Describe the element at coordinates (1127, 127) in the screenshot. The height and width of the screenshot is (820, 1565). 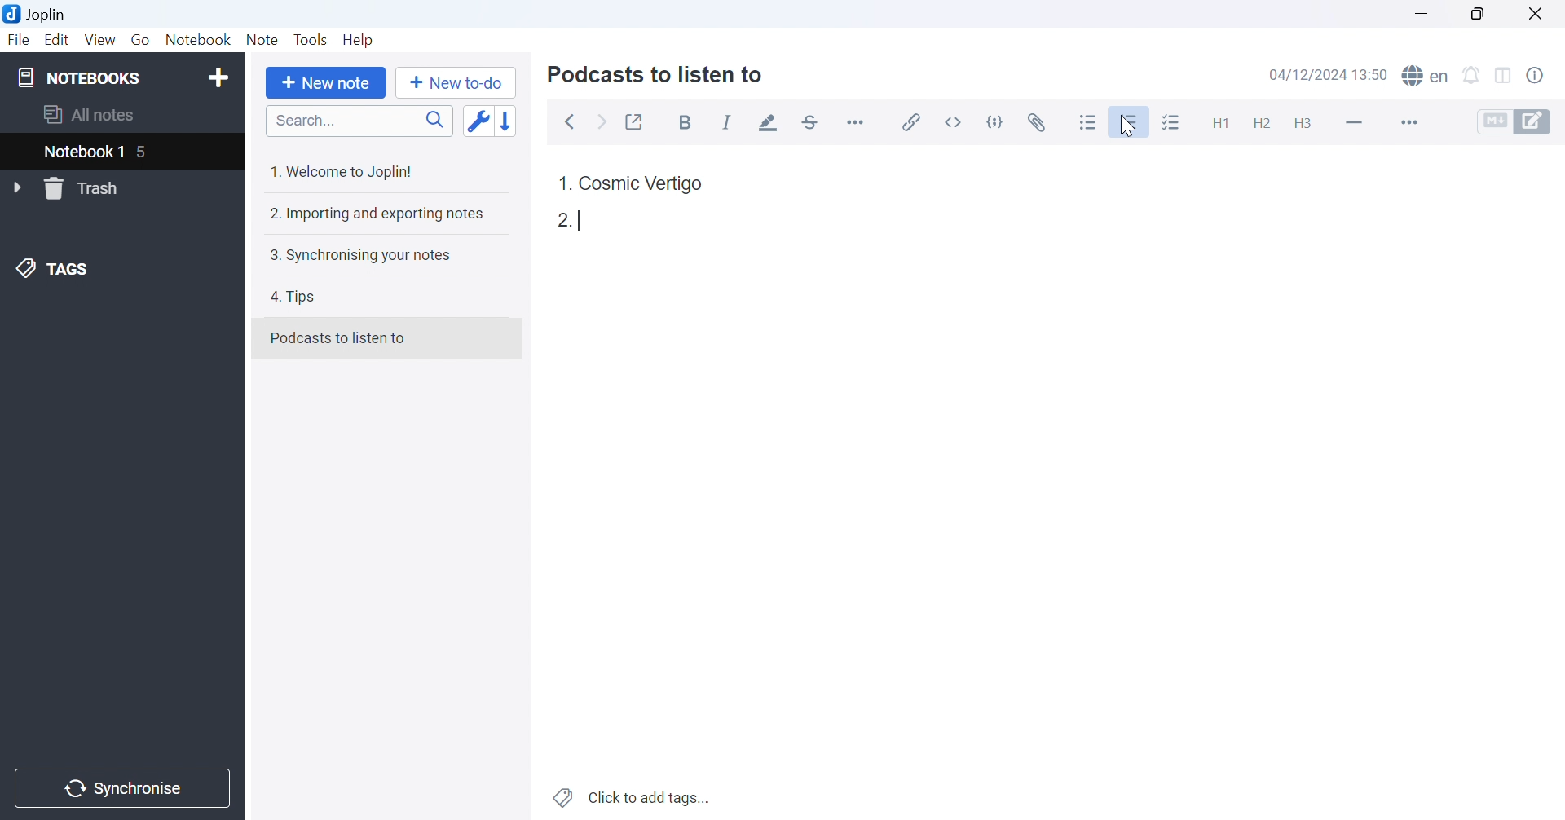
I see `Cursor` at that location.